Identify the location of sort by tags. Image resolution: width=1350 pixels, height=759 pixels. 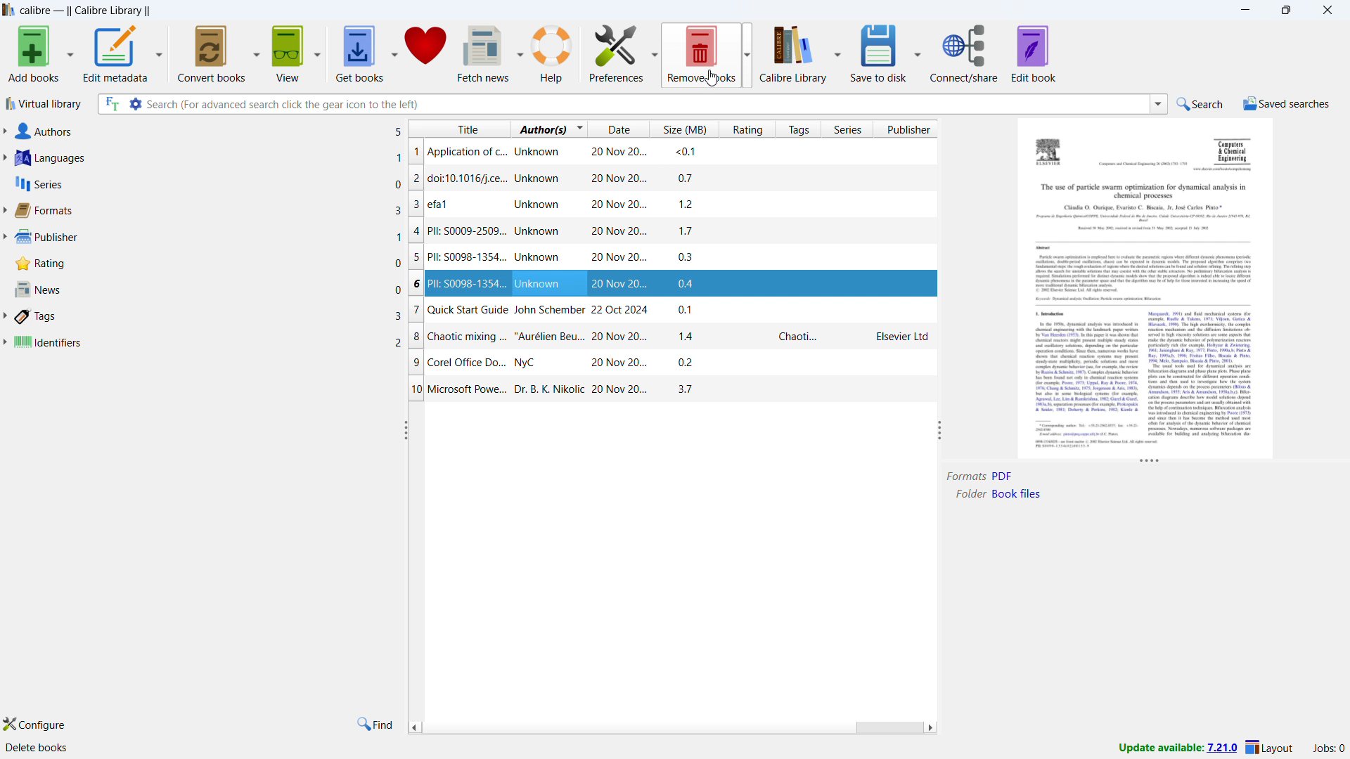
(797, 129).